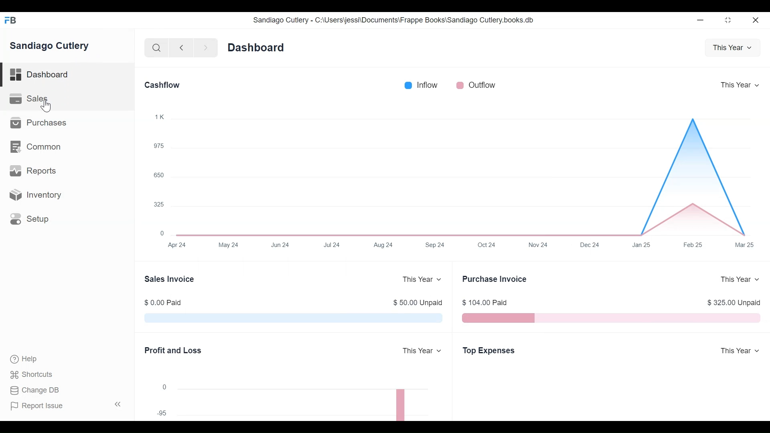  Describe the element at coordinates (37, 146) in the screenshot. I see `Common` at that location.